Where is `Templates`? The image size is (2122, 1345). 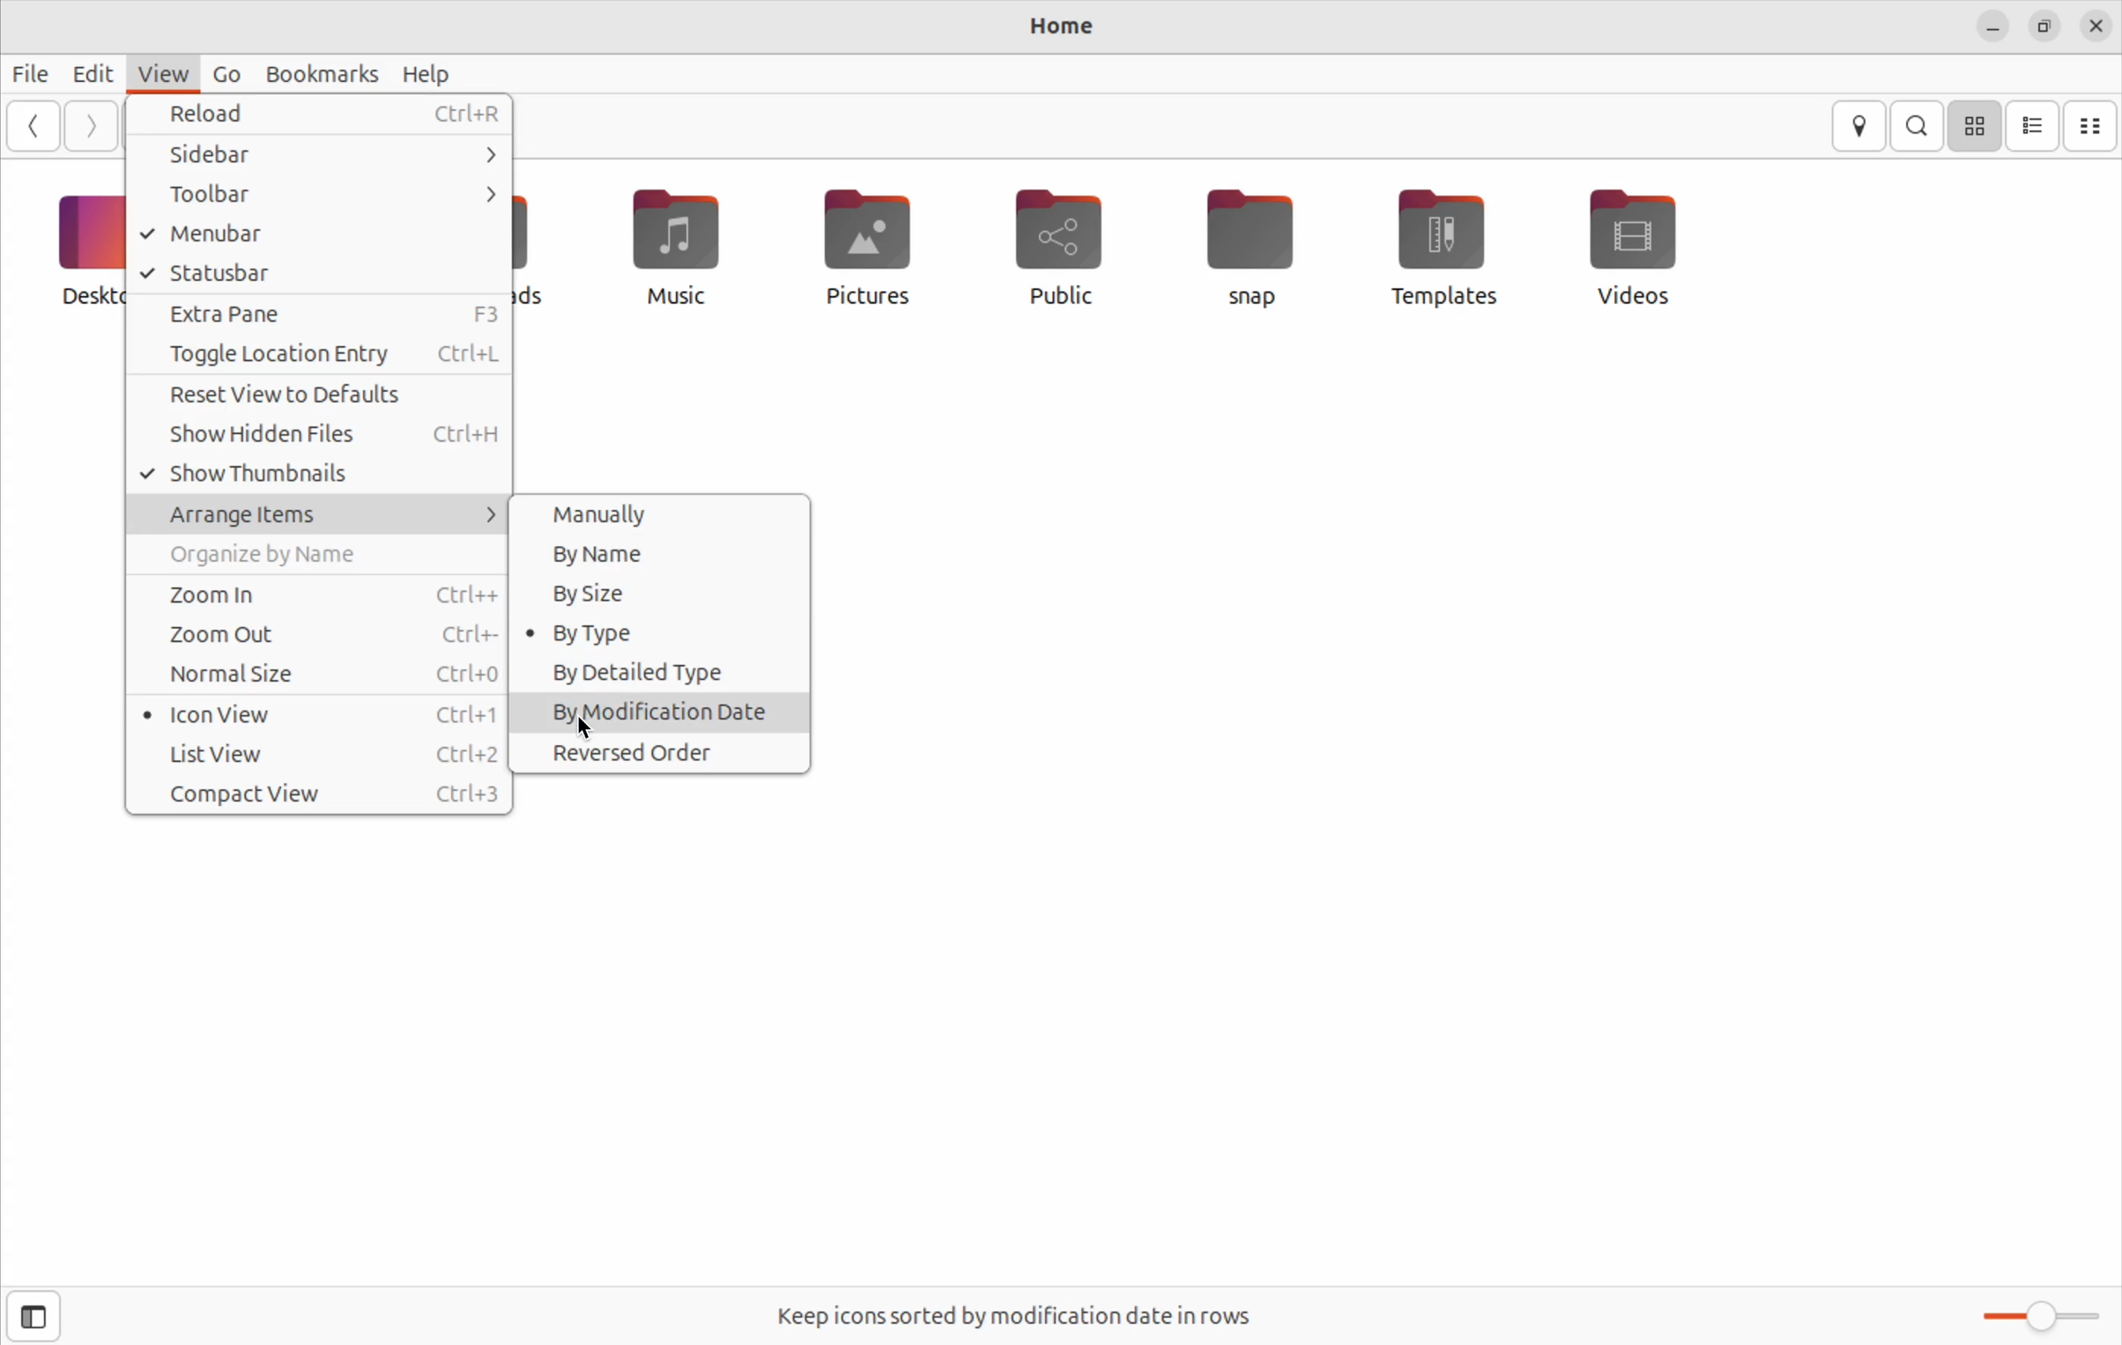 Templates is located at coordinates (1438, 246).